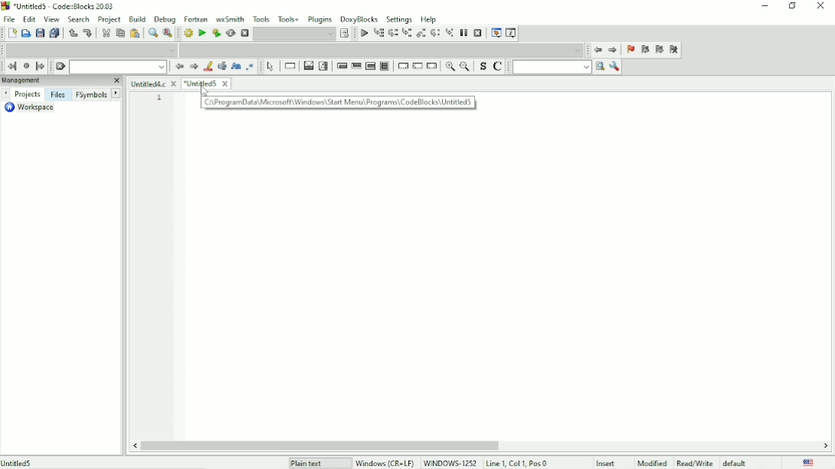 The height and width of the screenshot is (469, 835). Describe the element at coordinates (60, 66) in the screenshot. I see `Clear` at that location.